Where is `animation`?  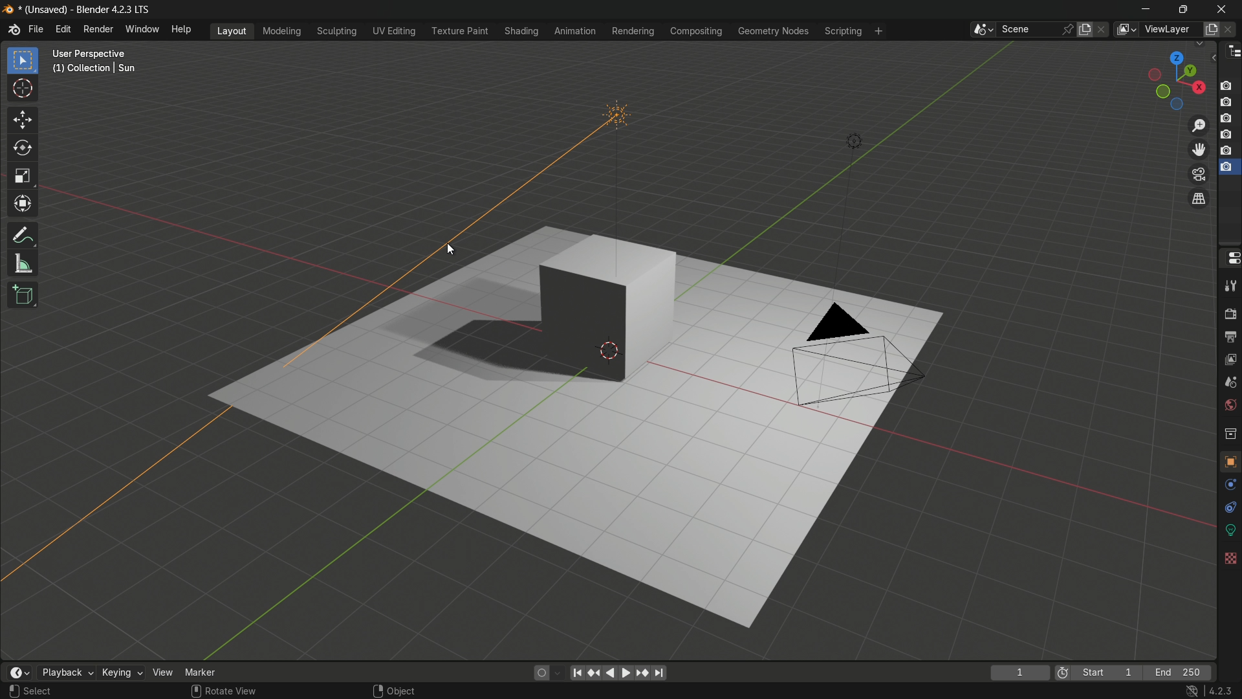
animation is located at coordinates (574, 31).